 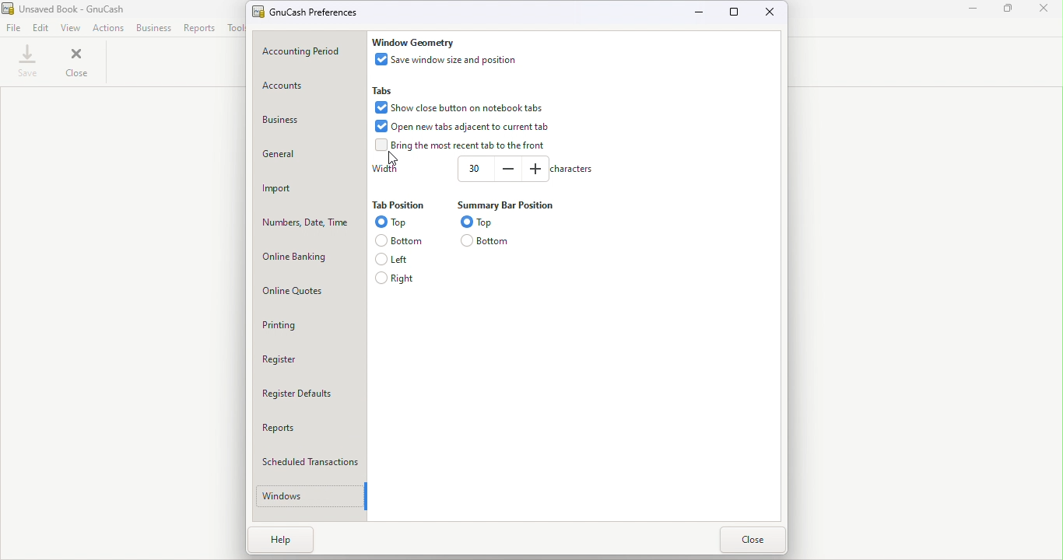 What do you see at coordinates (414, 42) in the screenshot?
I see `Window geometry` at bounding box center [414, 42].